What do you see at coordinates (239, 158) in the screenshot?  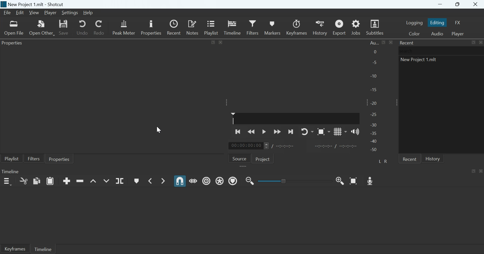 I see `Source` at bounding box center [239, 158].